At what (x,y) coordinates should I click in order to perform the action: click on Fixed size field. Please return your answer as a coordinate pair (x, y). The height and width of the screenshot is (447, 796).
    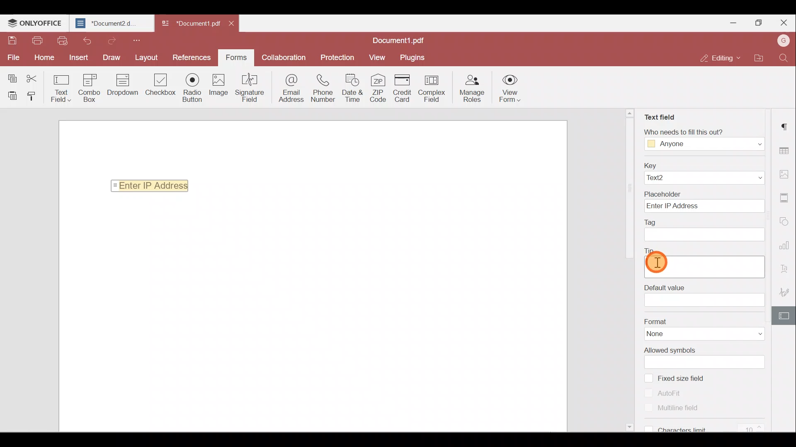
    Looking at the image, I should click on (689, 378).